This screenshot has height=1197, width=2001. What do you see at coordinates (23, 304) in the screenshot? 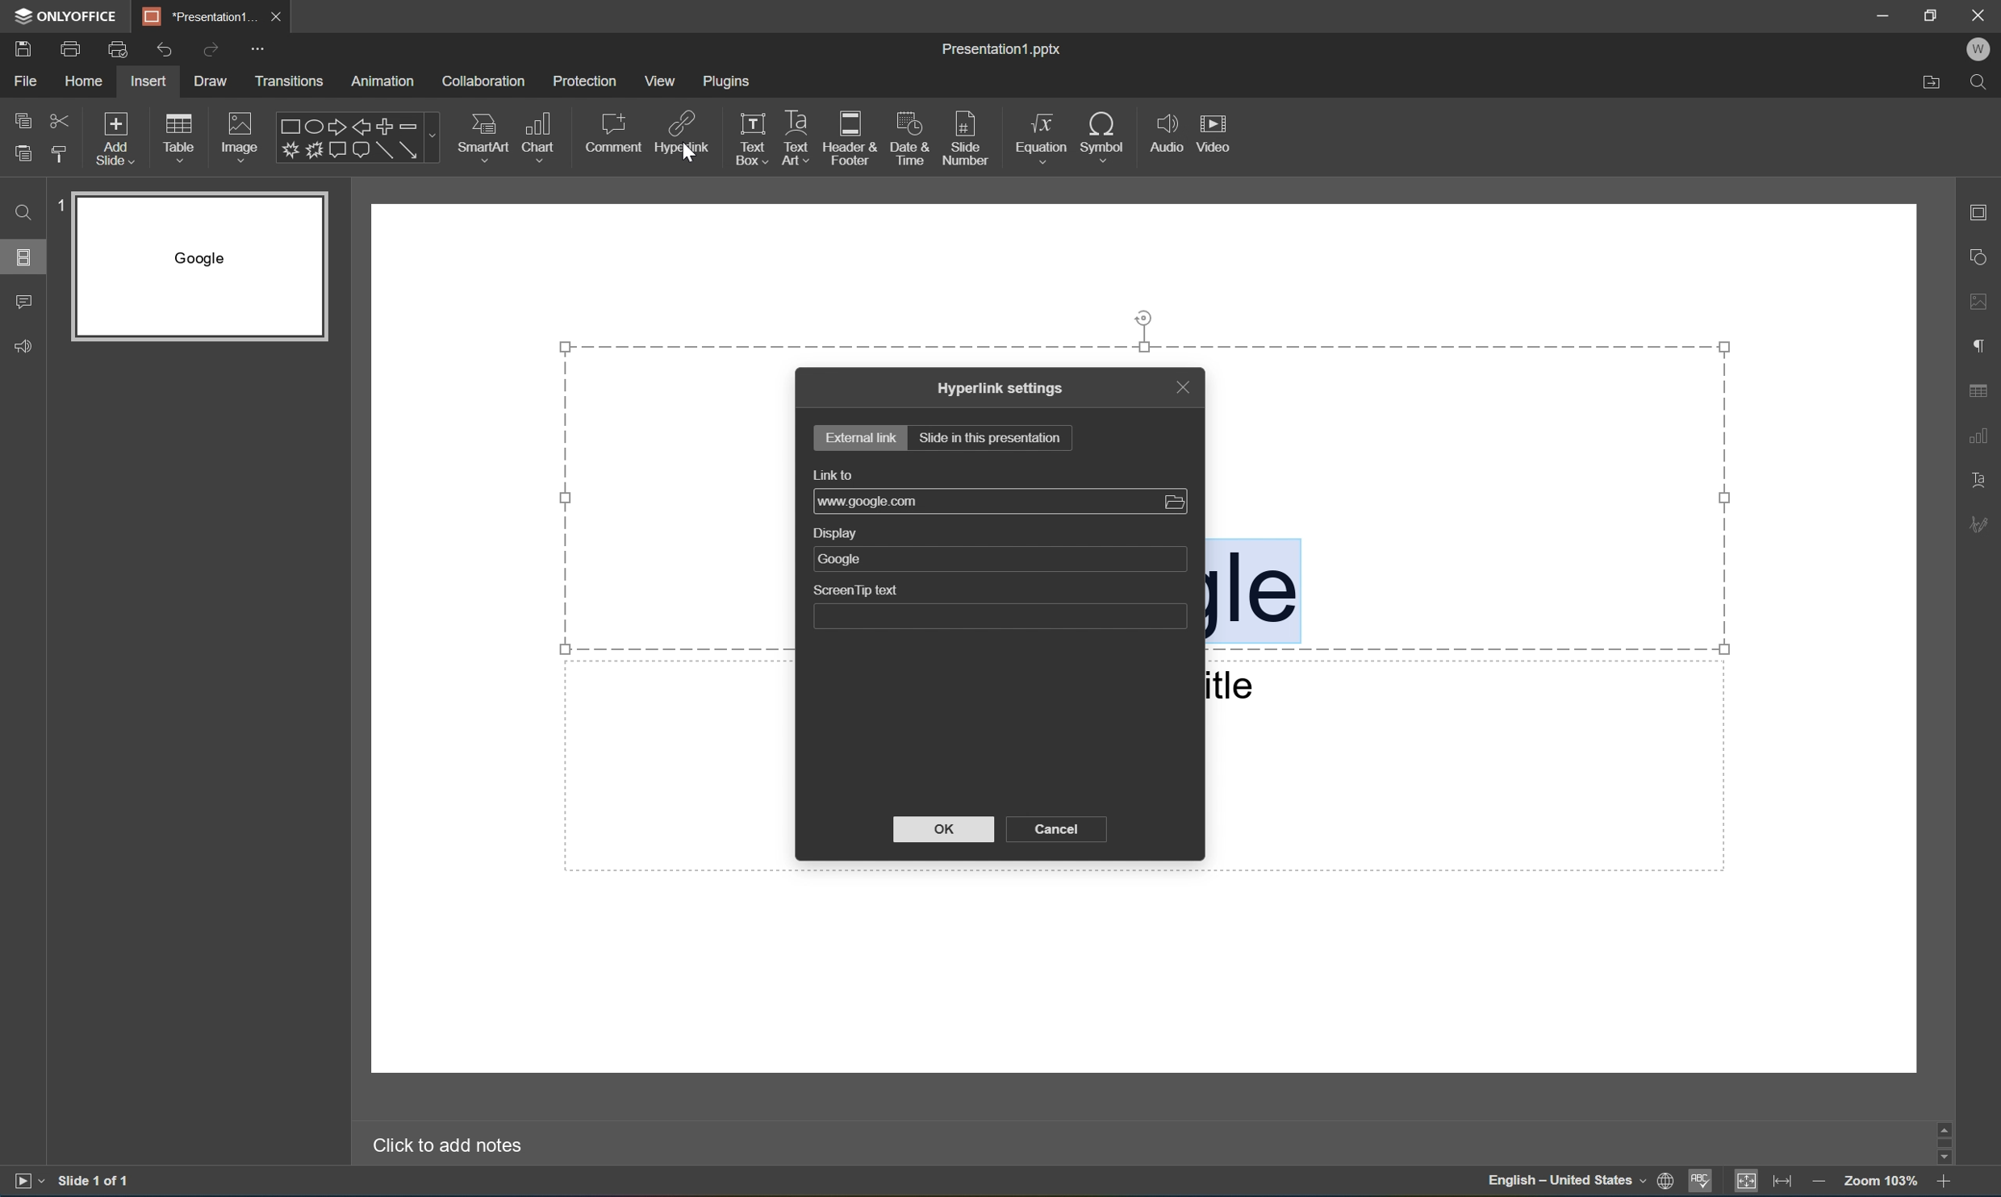
I see `Comments` at bounding box center [23, 304].